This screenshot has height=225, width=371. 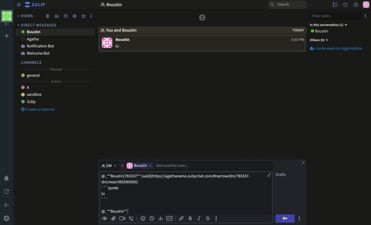 What do you see at coordinates (160, 218) in the screenshot?
I see `Chart` at bounding box center [160, 218].